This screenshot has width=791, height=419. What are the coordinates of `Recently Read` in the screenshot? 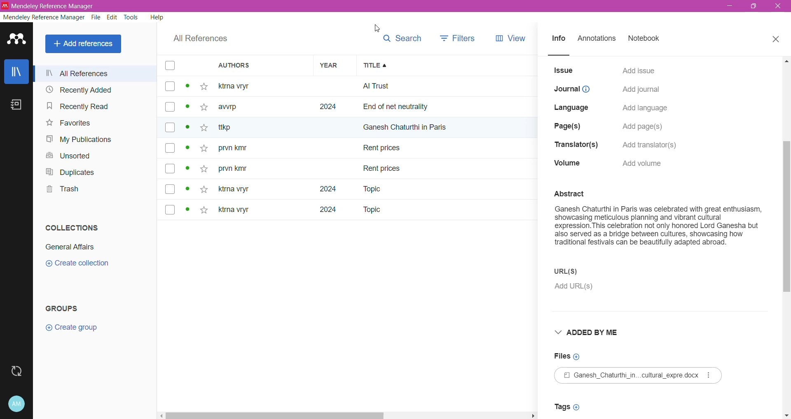 It's located at (78, 107).